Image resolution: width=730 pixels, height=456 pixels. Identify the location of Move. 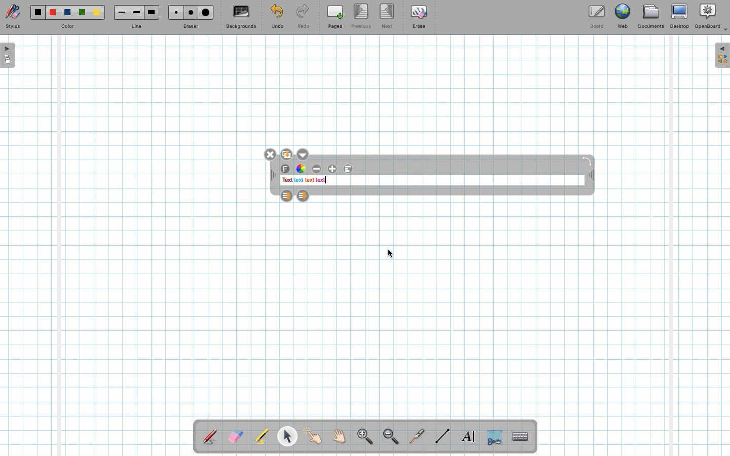
(273, 176).